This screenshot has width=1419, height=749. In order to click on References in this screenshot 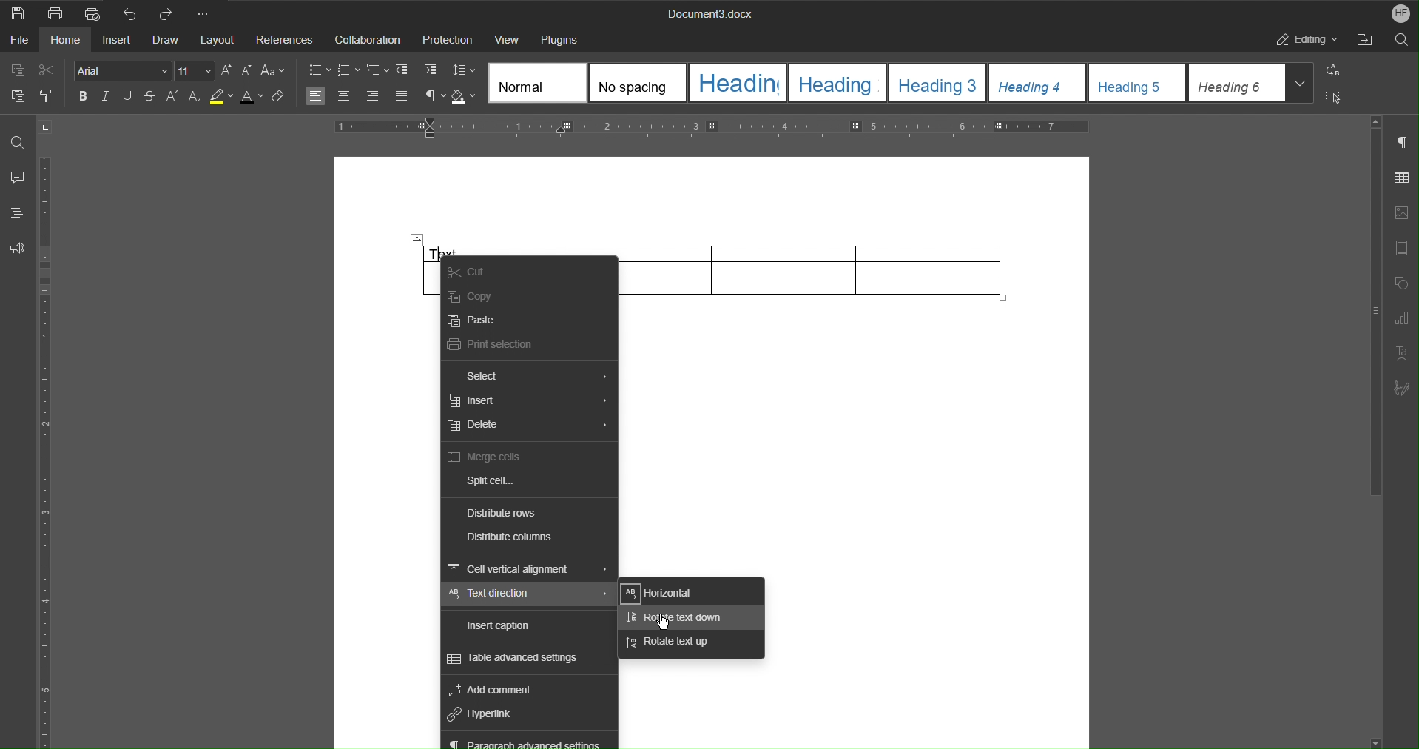, I will do `click(284, 39)`.